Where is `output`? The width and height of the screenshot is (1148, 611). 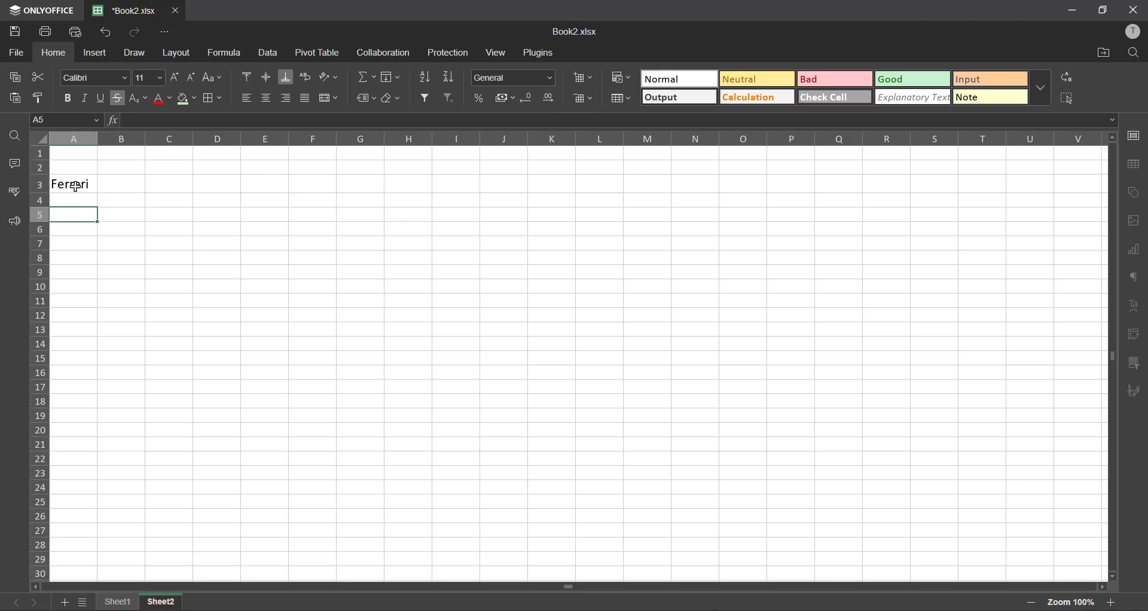
output is located at coordinates (677, 97).